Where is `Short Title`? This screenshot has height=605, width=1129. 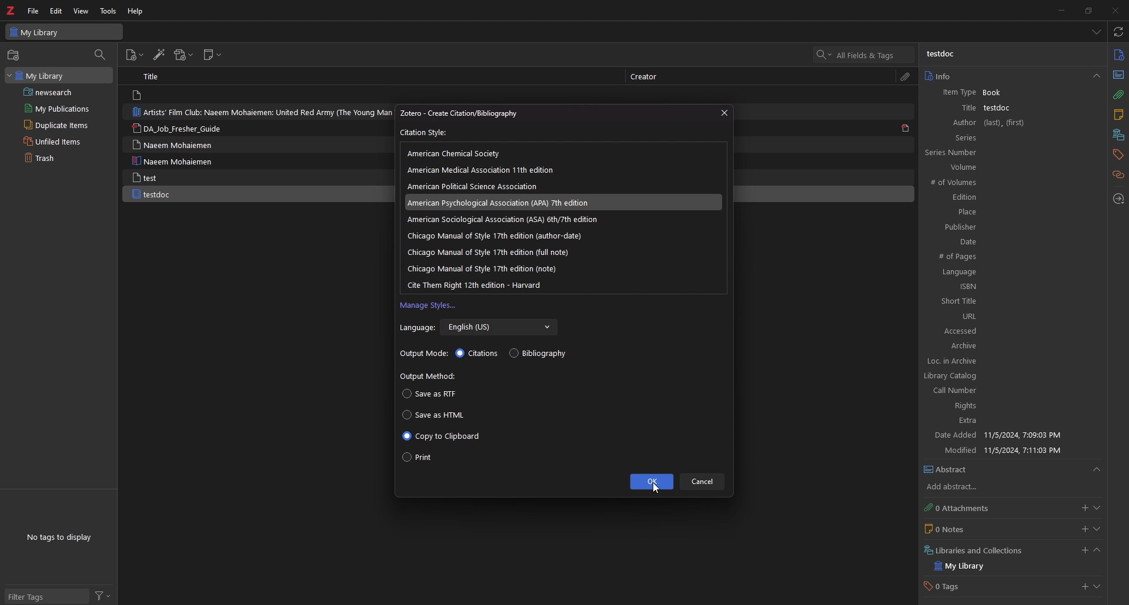
Short Title is located at coordinates (1010, 301).